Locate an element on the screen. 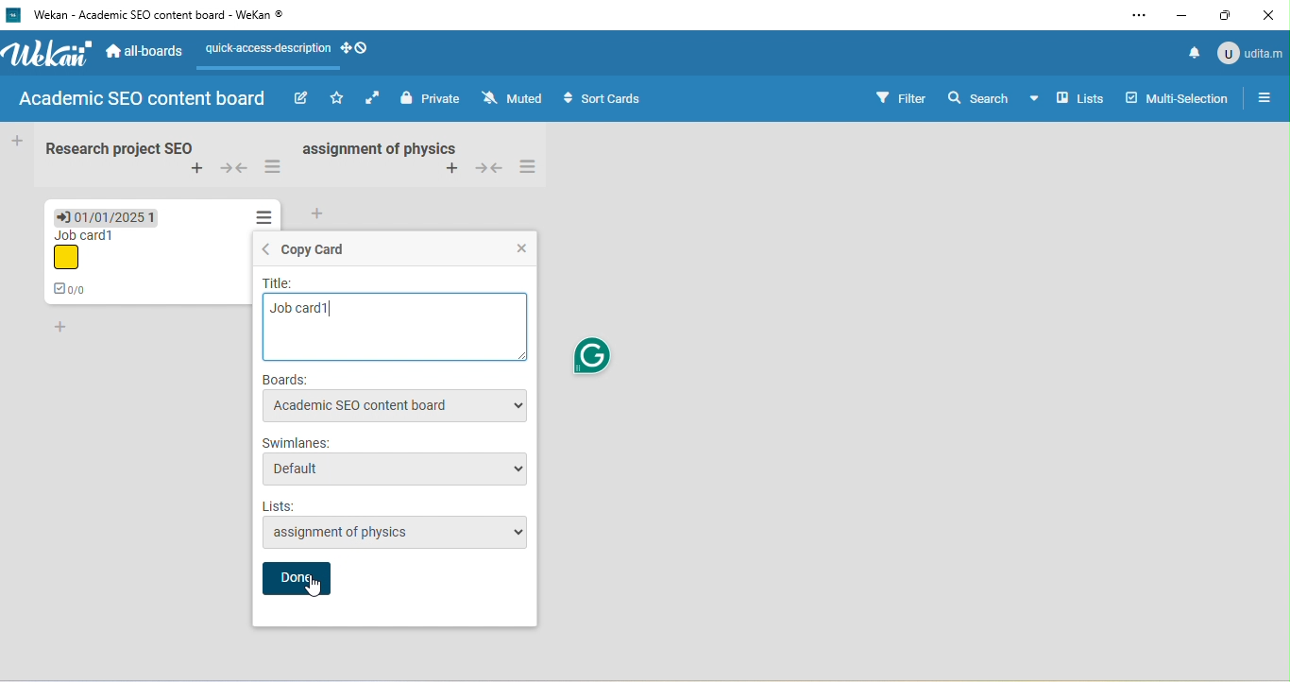 The width and height of the screenshot is (1290, 682). research project seo is located at coordinates (116, 147).